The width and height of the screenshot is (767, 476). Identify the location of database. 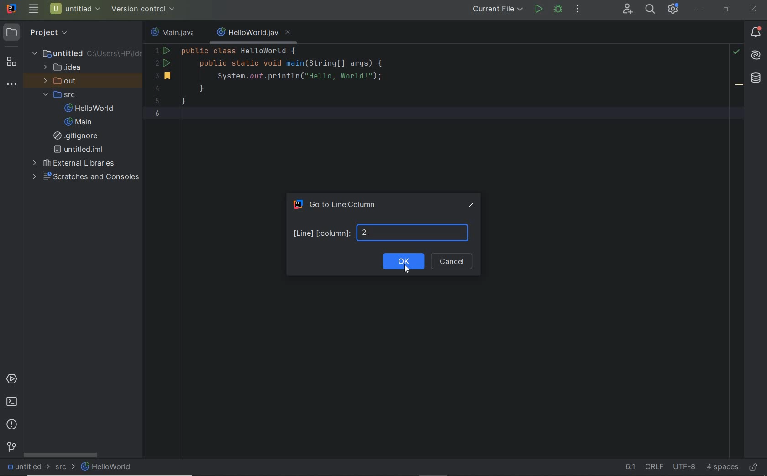
(756, 79).